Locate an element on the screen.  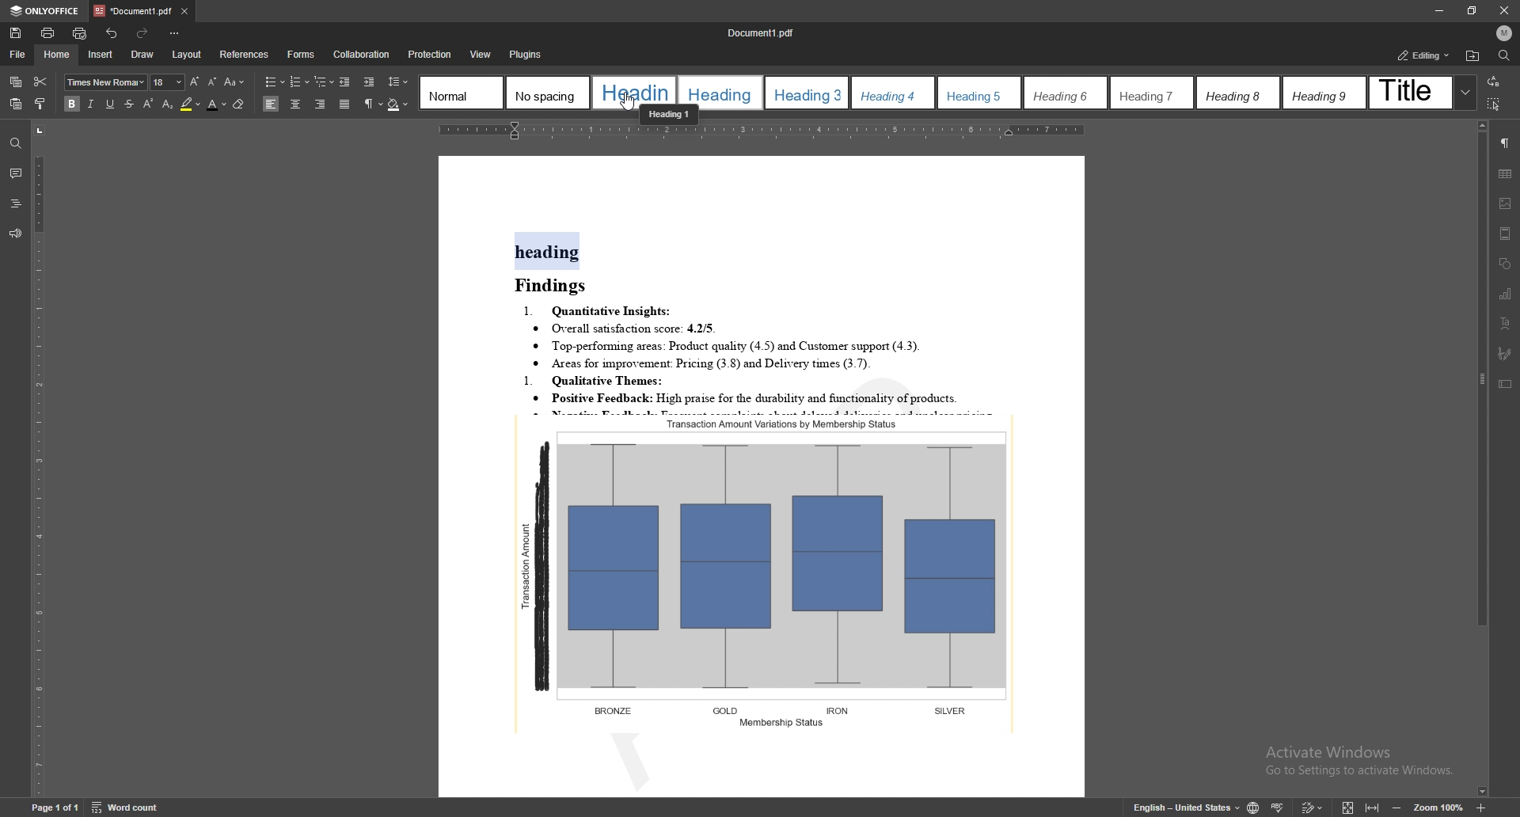
zoom in is located at coordinates (1484, 807).